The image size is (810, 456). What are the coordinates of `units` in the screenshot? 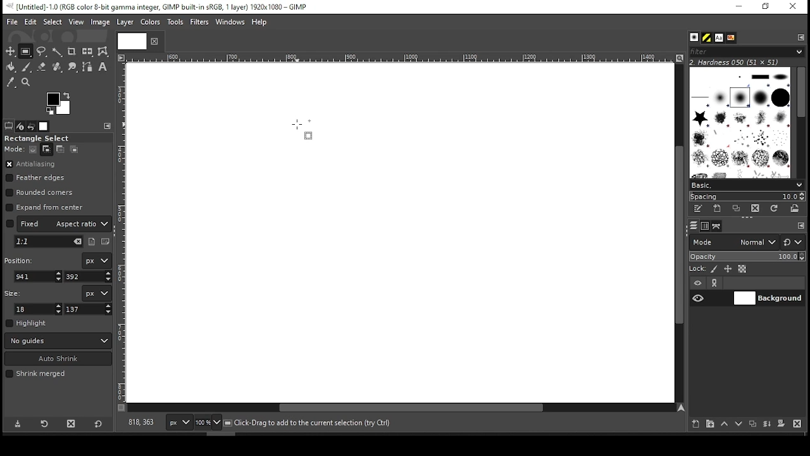 It's located at (96, 293).